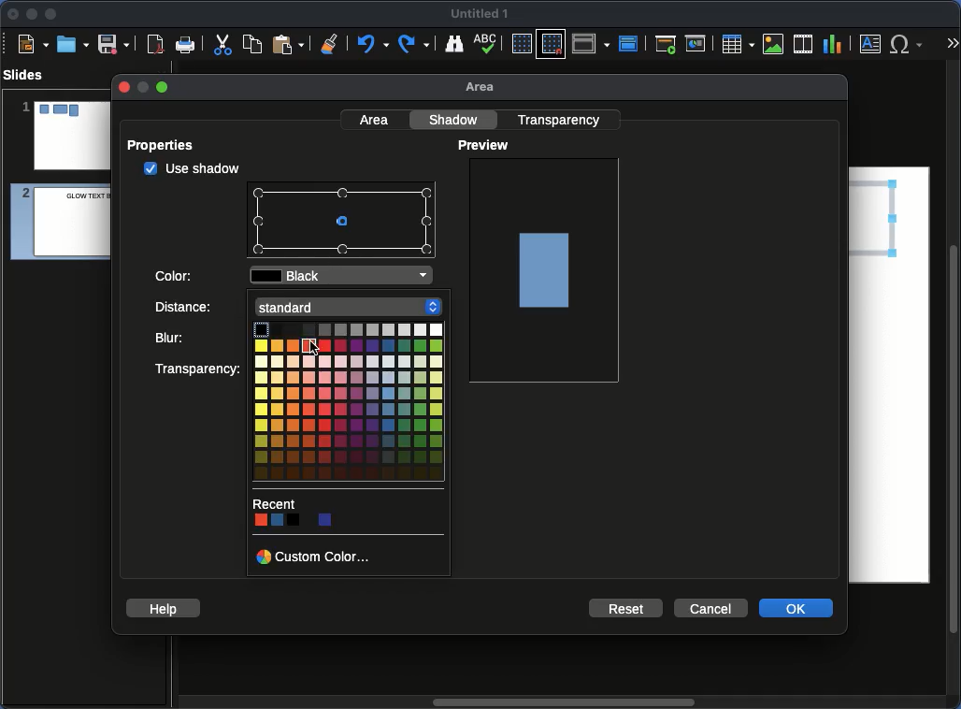 The width and height of the screenshot is (961, 709). I want to click on Snap to grid, so click(553, 43).